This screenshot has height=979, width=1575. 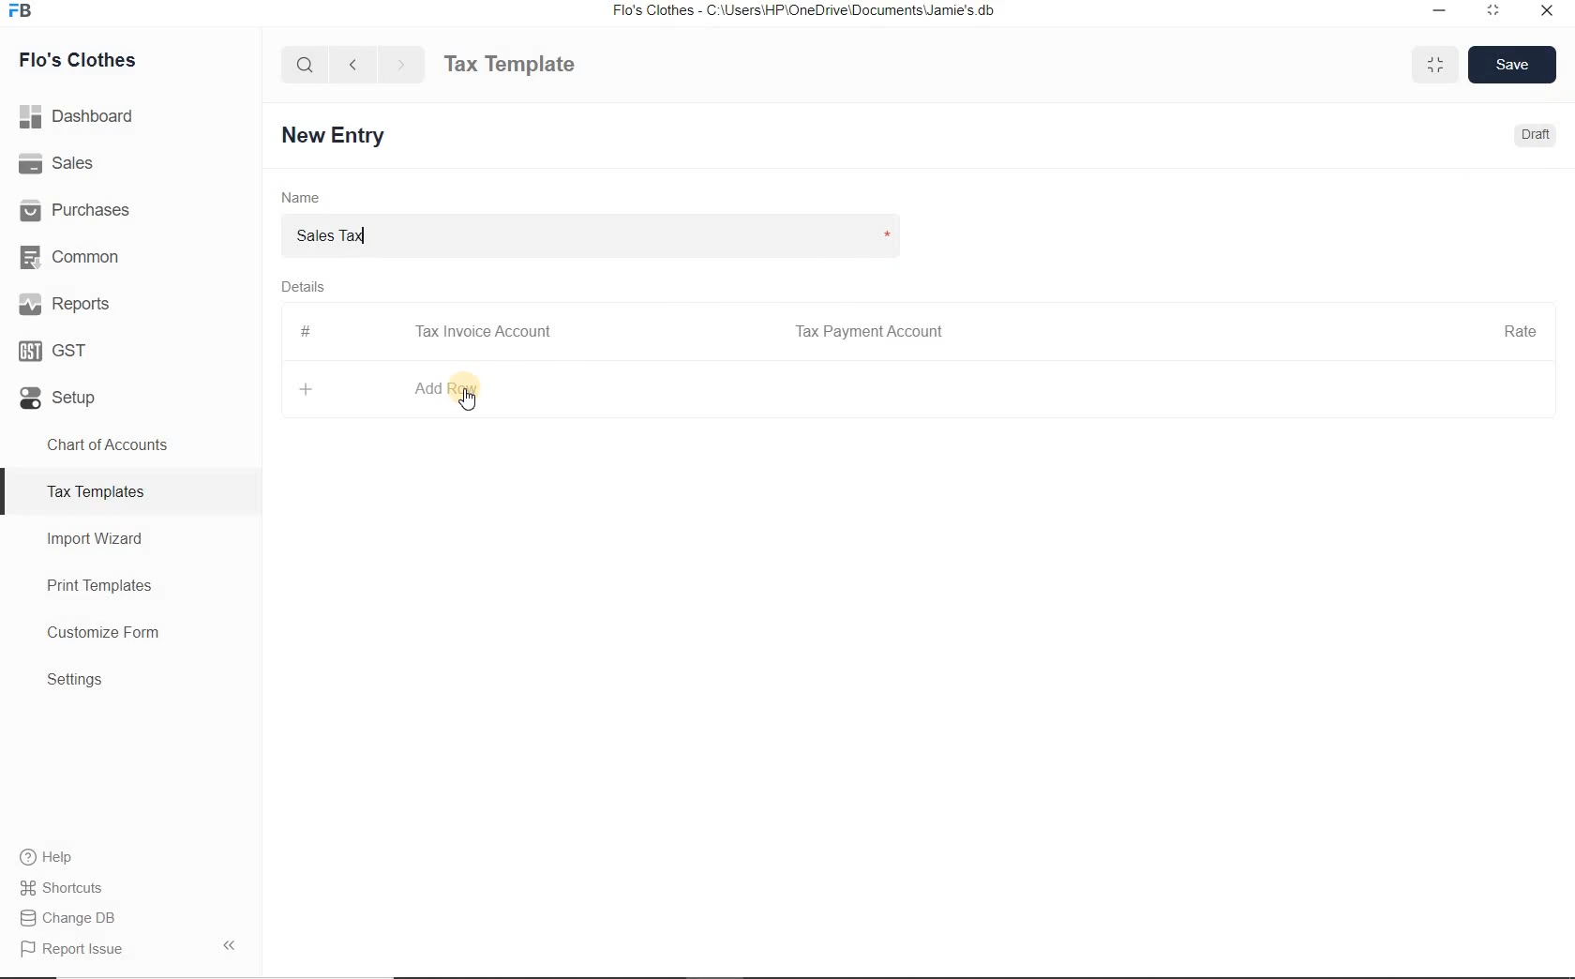 I want to click on Maximize, so click(x=1435, y=64).